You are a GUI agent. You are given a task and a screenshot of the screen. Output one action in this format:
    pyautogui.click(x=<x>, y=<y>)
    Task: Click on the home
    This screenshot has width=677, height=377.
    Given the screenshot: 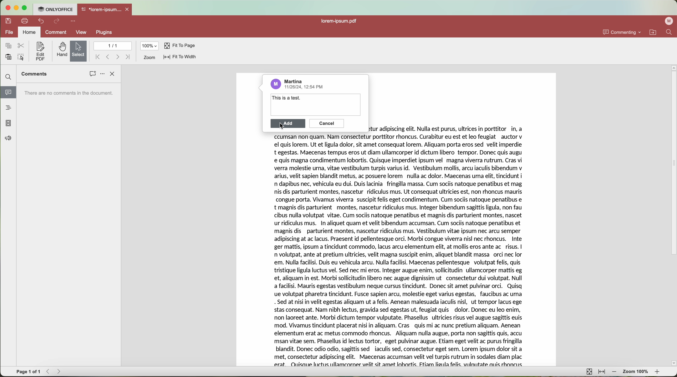 What is the action you would take?
    pyautogui.click(x=29, y=32)
    